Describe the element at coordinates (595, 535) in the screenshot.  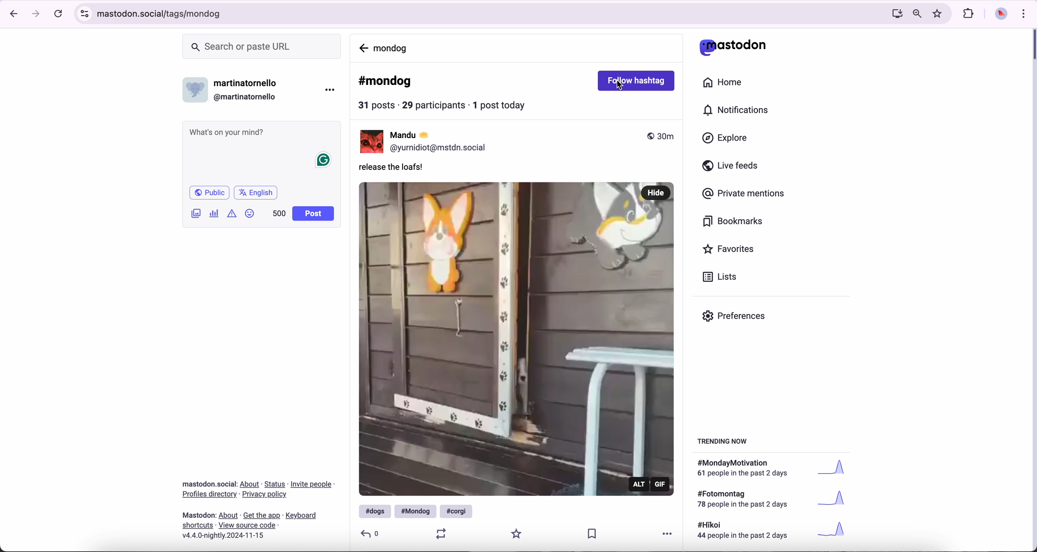
I see `save publication` at that location.